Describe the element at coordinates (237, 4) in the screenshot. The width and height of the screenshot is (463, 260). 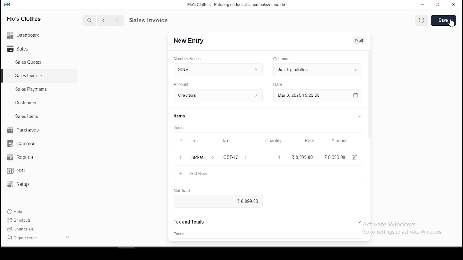
I see `Flo's Clothes - F-\turing nu tools\frappebooks\demo db` at that location.